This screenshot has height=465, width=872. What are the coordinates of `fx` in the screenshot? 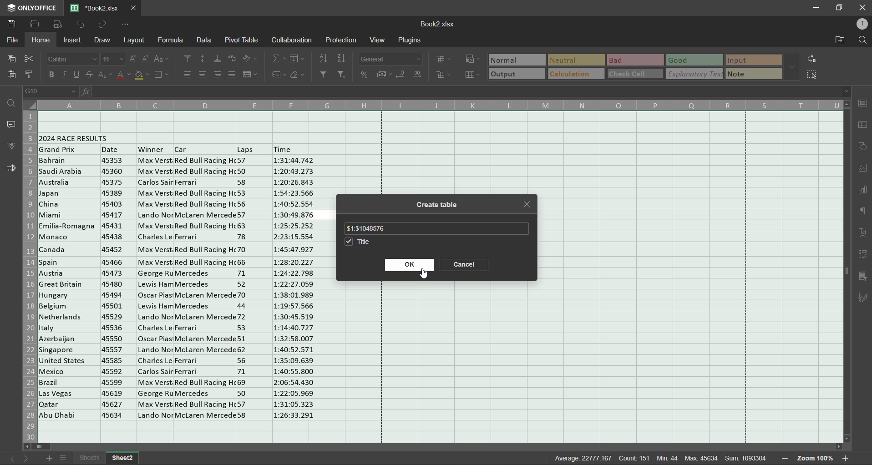 It's located at (87, 92).